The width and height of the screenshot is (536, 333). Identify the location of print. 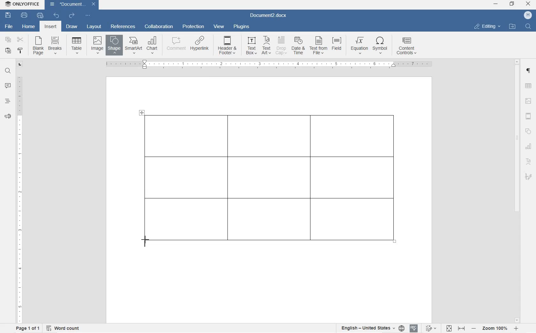
(25, 15).